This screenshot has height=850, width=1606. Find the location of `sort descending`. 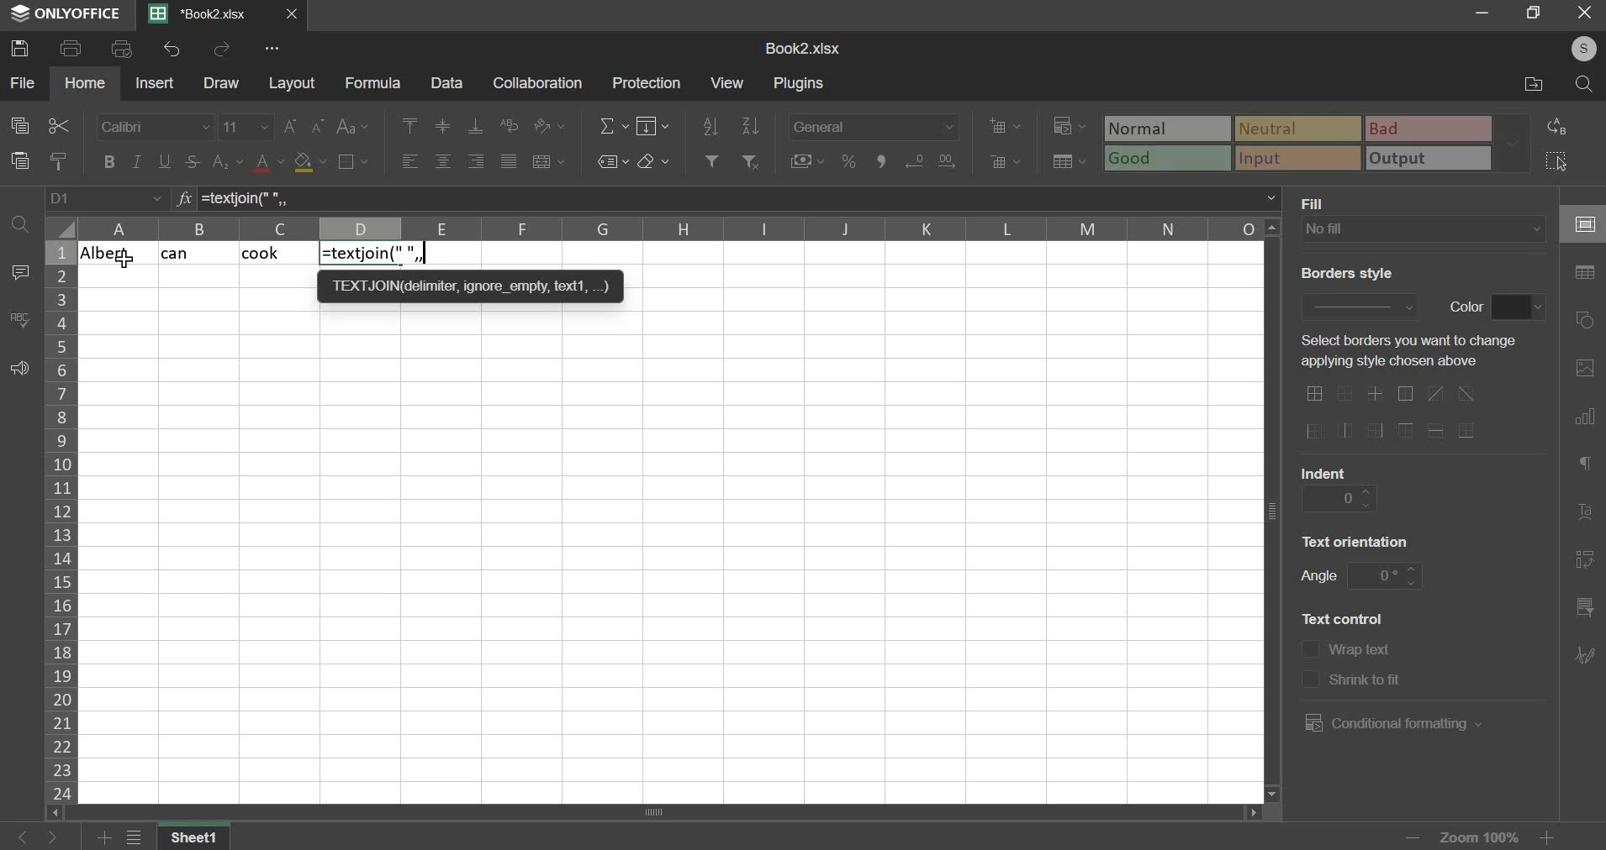

sort descending is located at coordinates (750, 125).